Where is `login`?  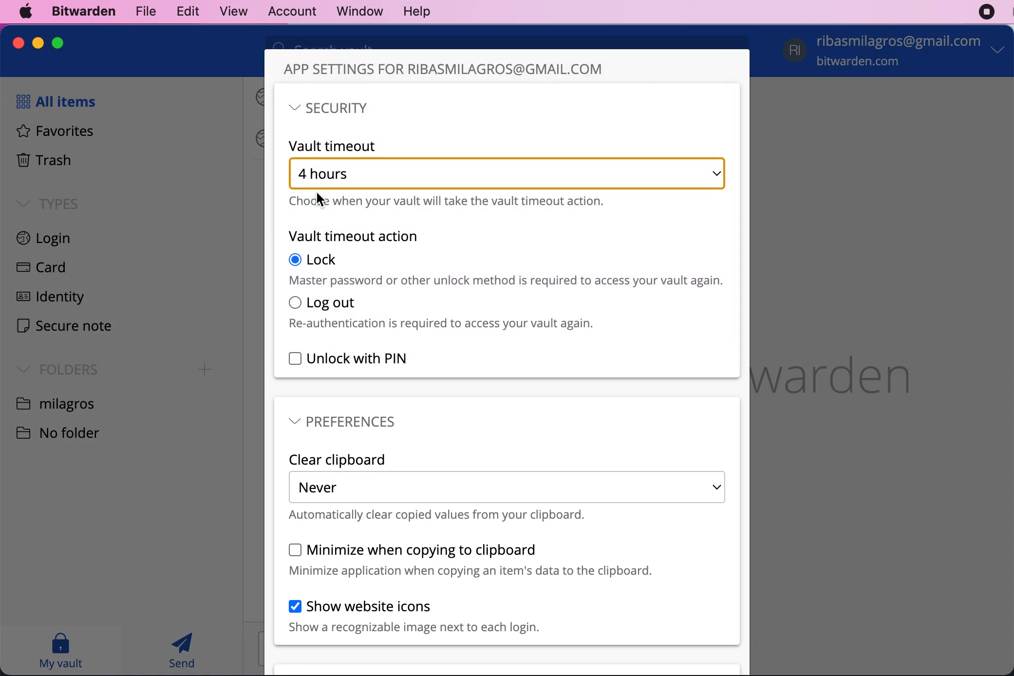
login is located at coordinates (56, 240).